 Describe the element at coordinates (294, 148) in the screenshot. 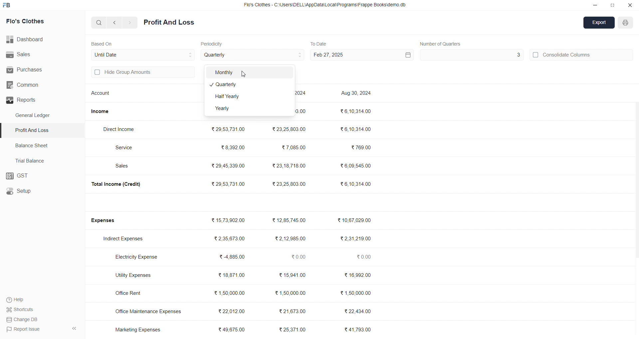

I see `₹7,085.00` at that location.